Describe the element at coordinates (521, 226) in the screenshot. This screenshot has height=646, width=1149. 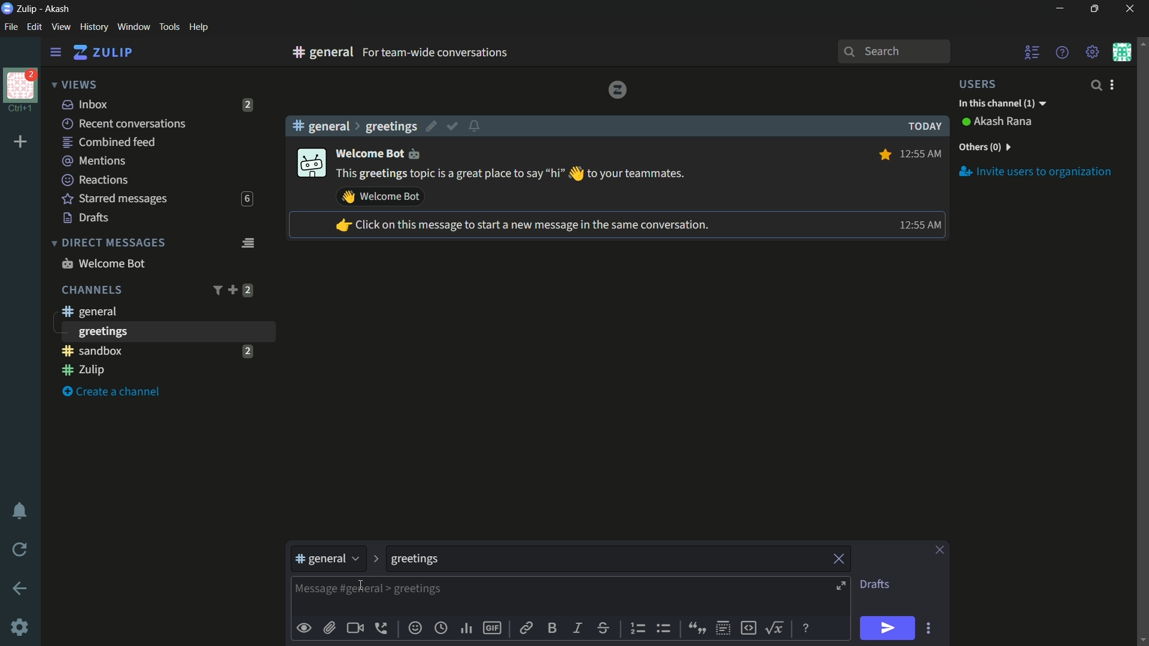
I see `Click on this message to start a new message in the same conversation` at that location.